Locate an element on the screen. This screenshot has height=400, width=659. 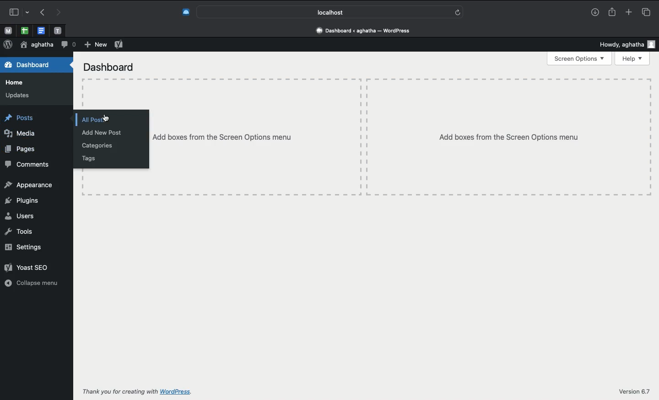
User is located at coordinates (37, 45).